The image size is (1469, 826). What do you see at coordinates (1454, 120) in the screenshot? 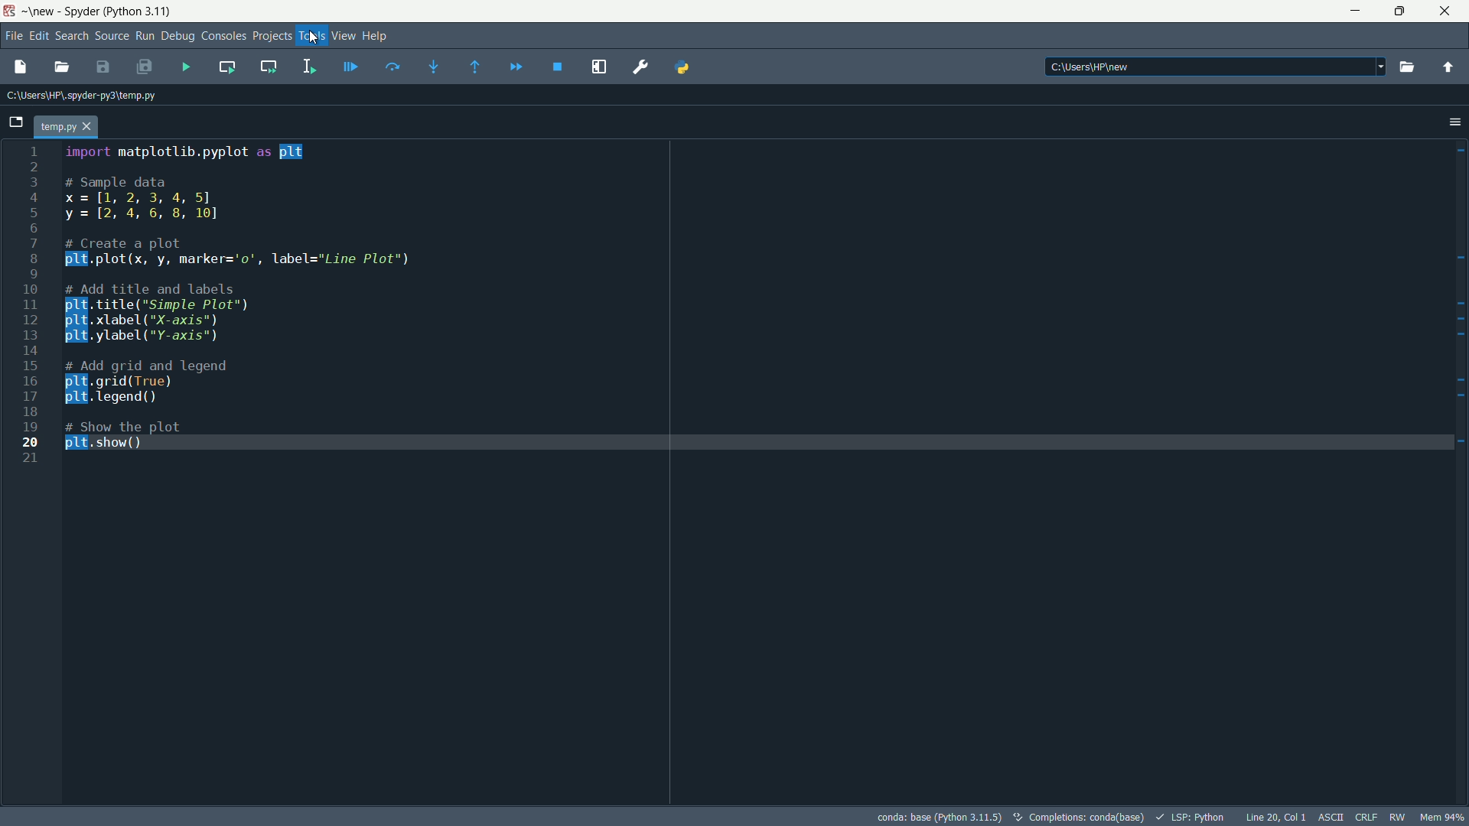
I see `options` at bounding box center [1454, 120].